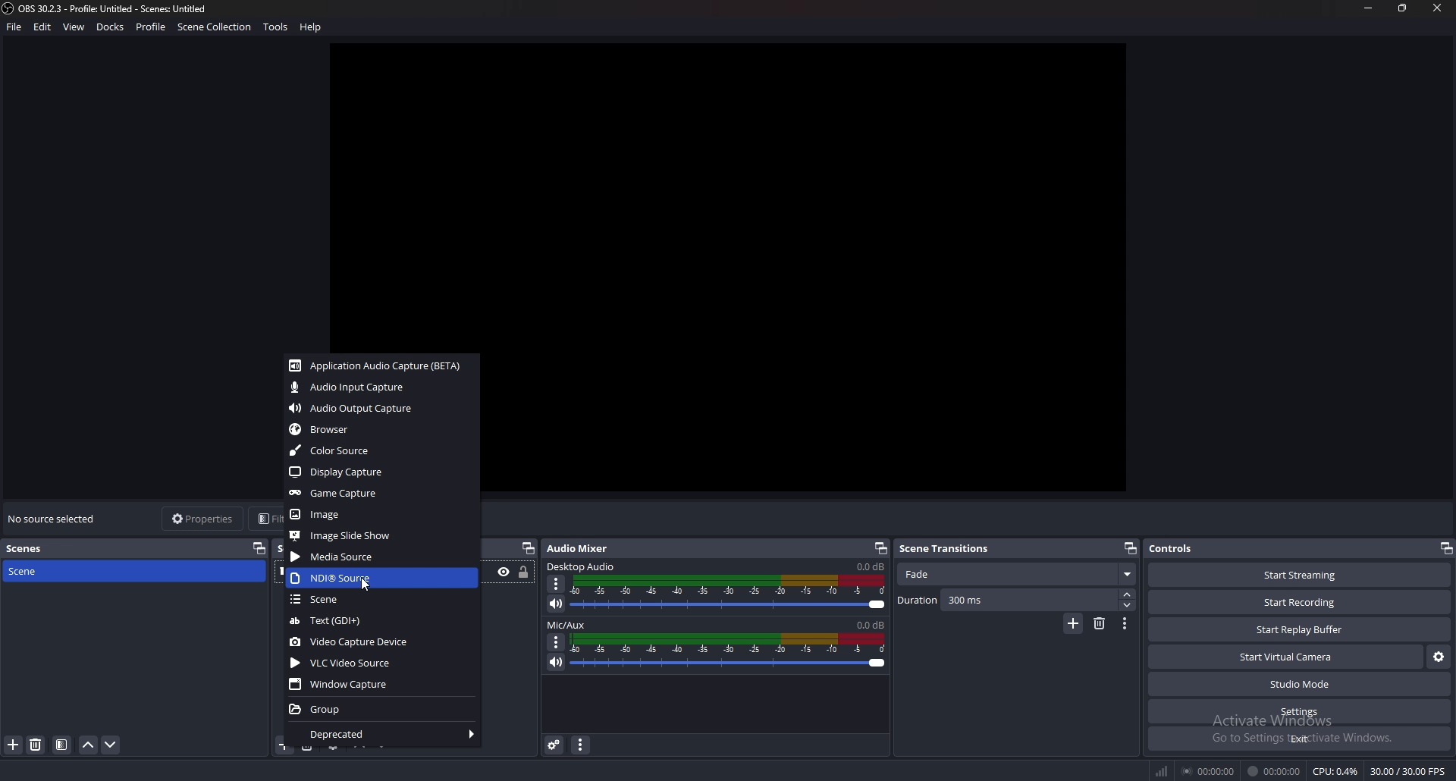 The height and width of the screenshot is (781, 1456). Describe the element at coordinates (1298, 629) in the screenshot. I see `start replay buffer` at that location.